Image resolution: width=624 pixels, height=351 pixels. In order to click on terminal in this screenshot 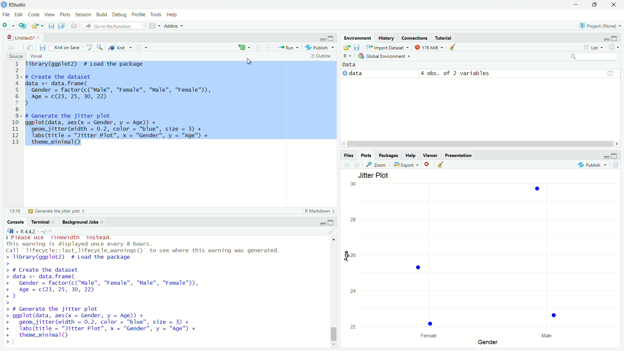, I will do `click(39, 221)`.